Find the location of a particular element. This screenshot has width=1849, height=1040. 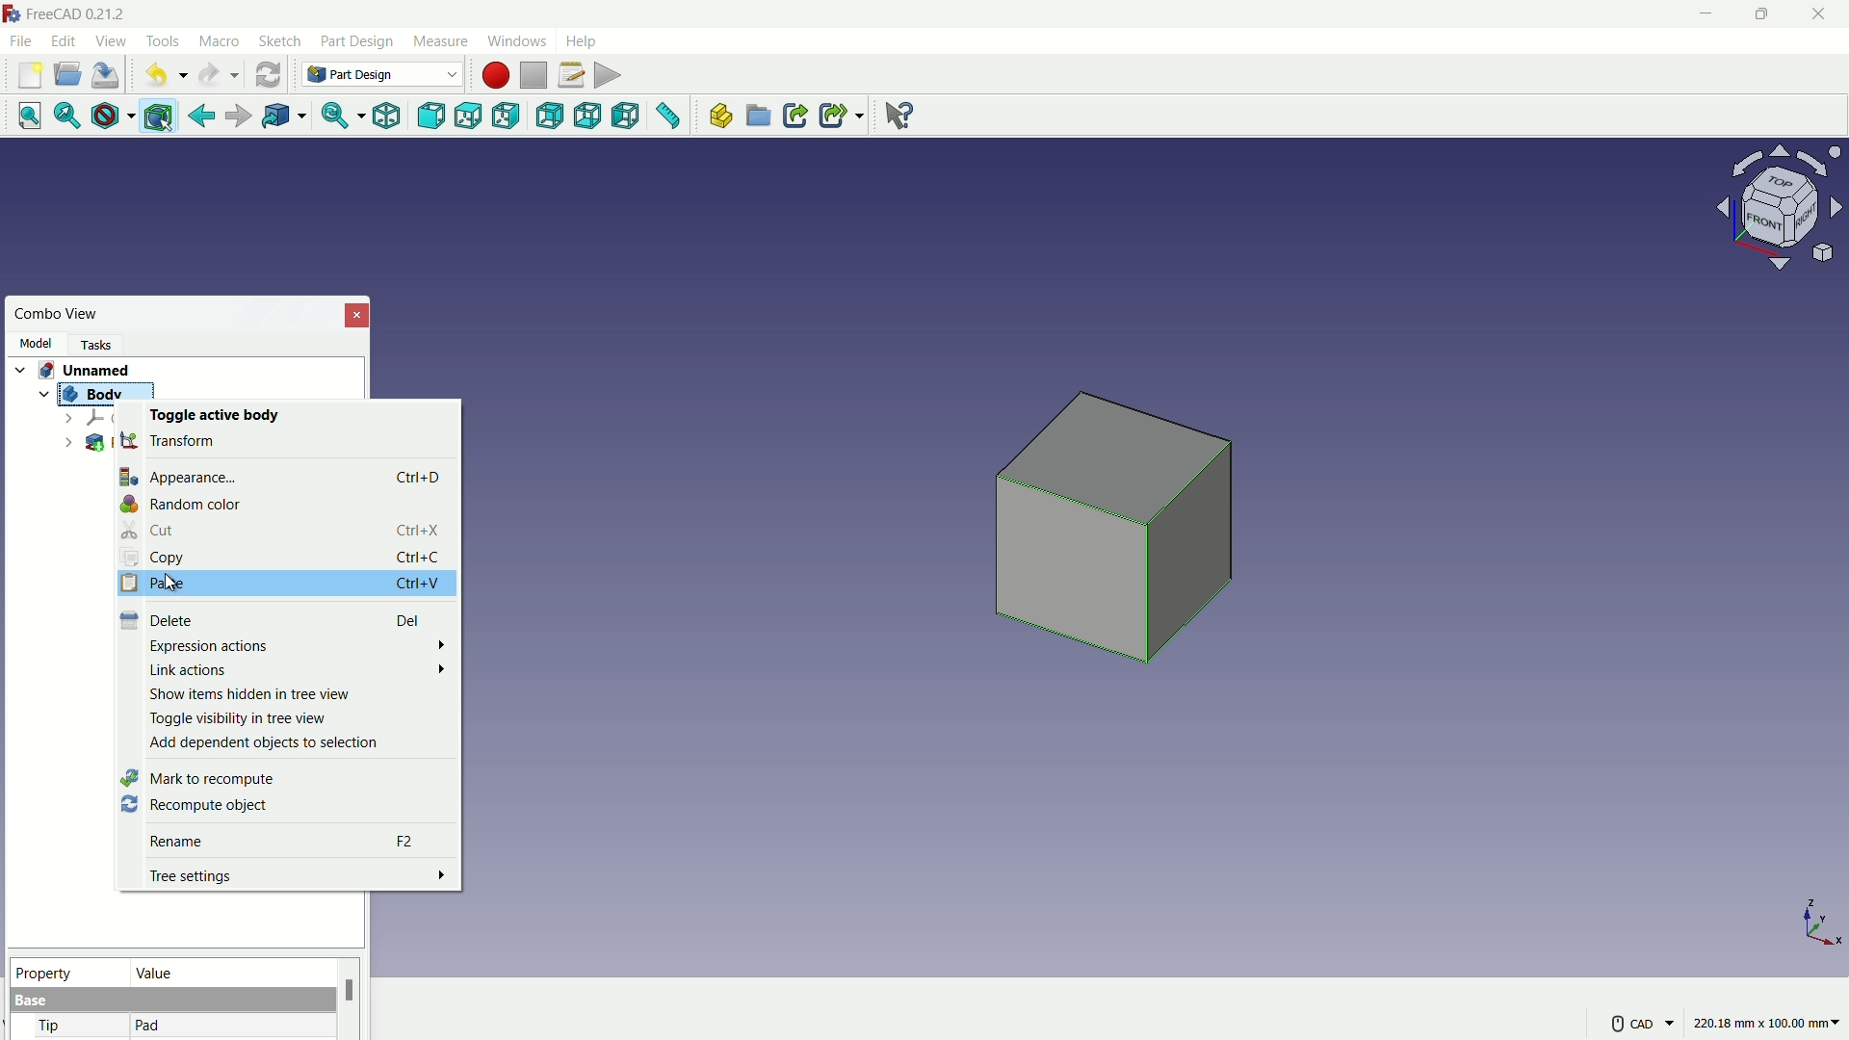

file is located at coordinates (20, 39).